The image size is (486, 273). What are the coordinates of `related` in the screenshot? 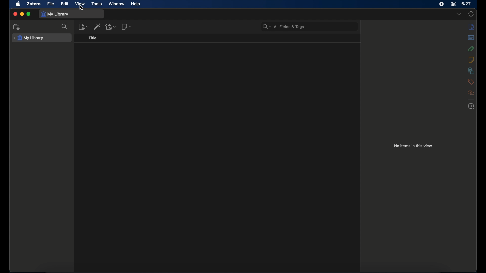 It's located at (471, 93).